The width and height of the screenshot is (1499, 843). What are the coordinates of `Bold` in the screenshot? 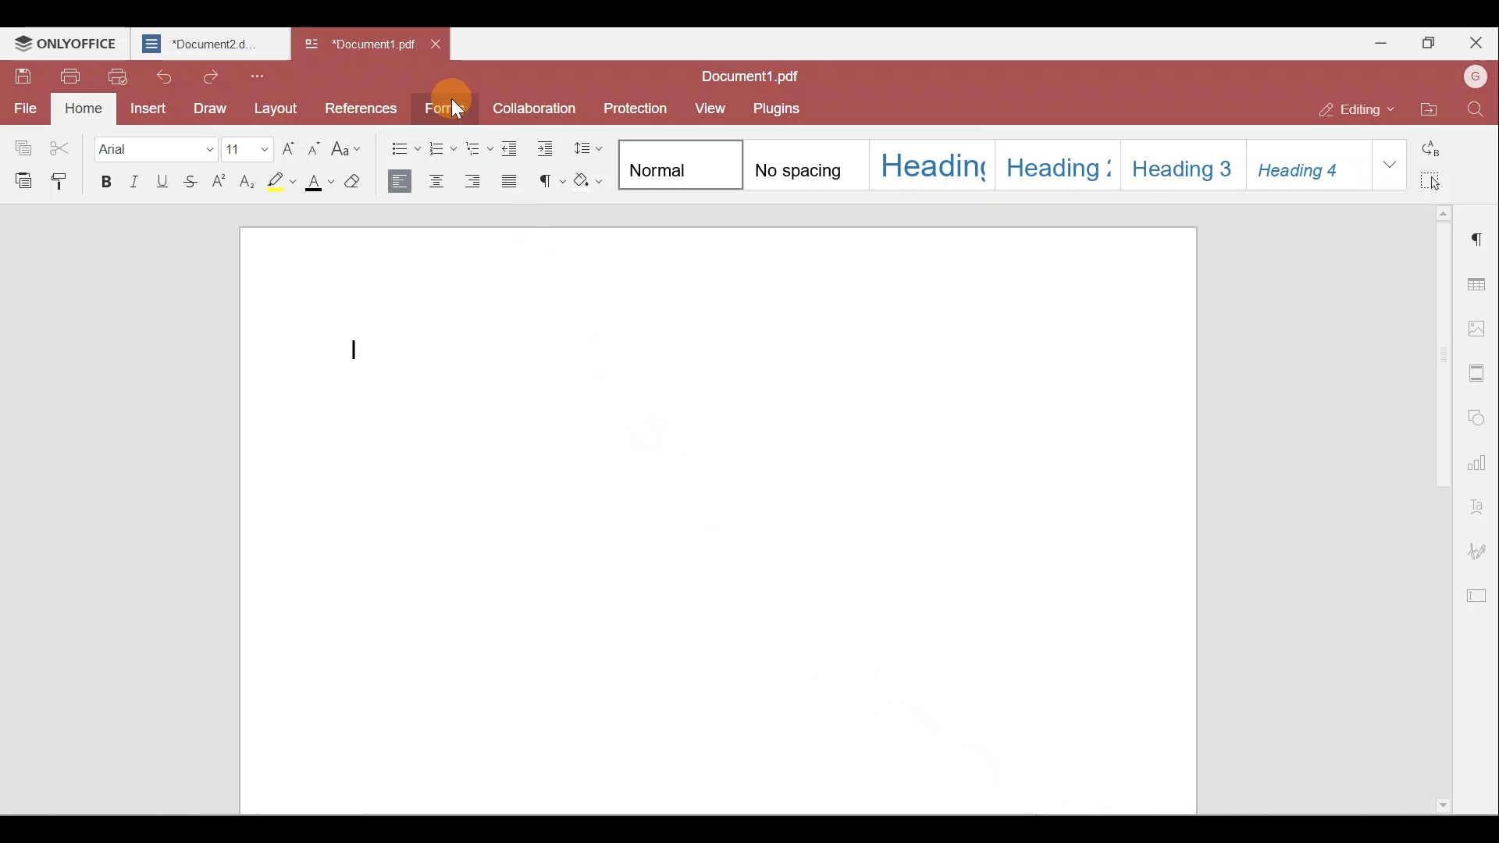 It's located at (106, 182).